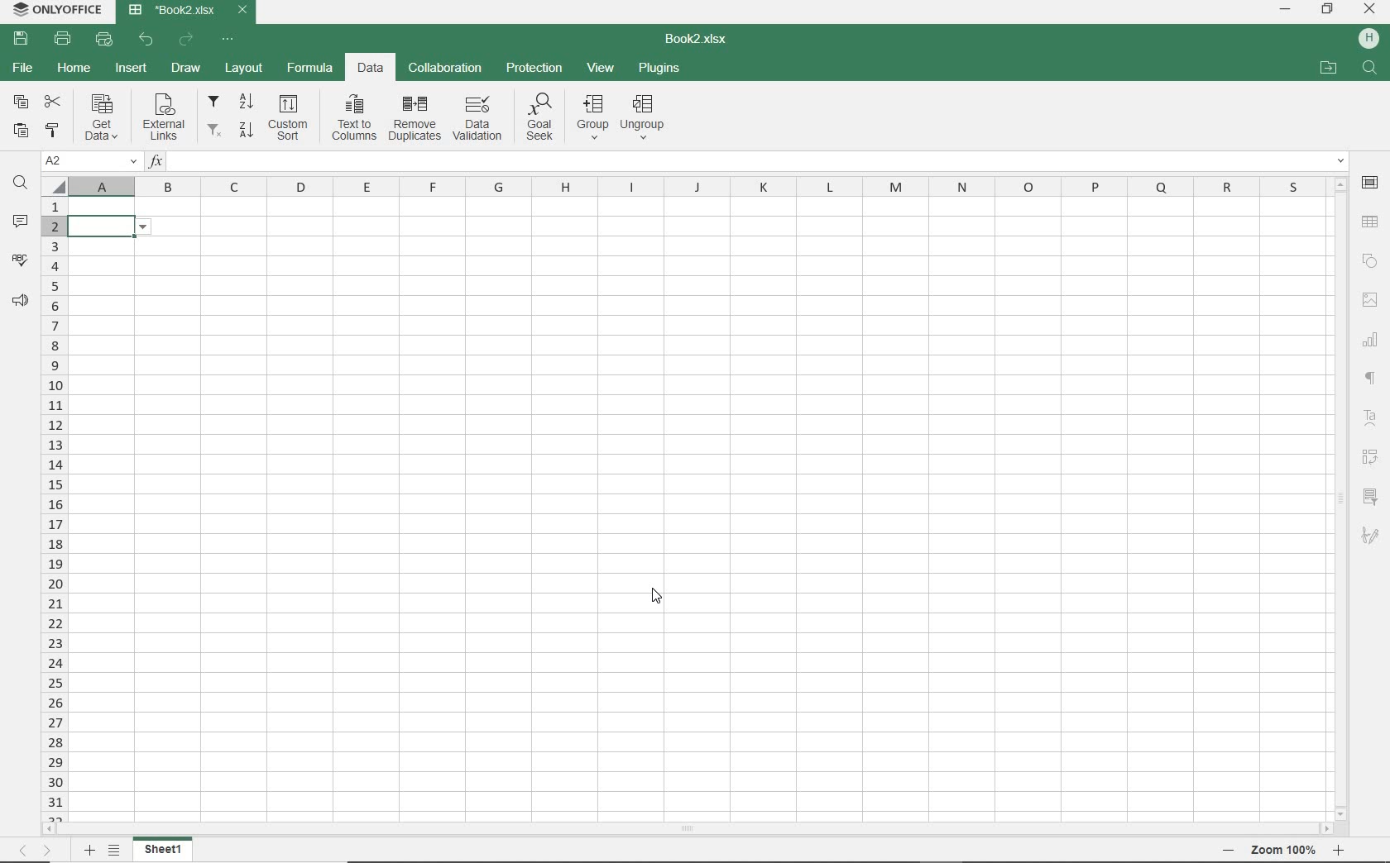 The height and width of the screenshot is (863, 1390). I want to click on CUSTOMIZE QUICK ACCESS TOOLBAR, so click(229, 41).